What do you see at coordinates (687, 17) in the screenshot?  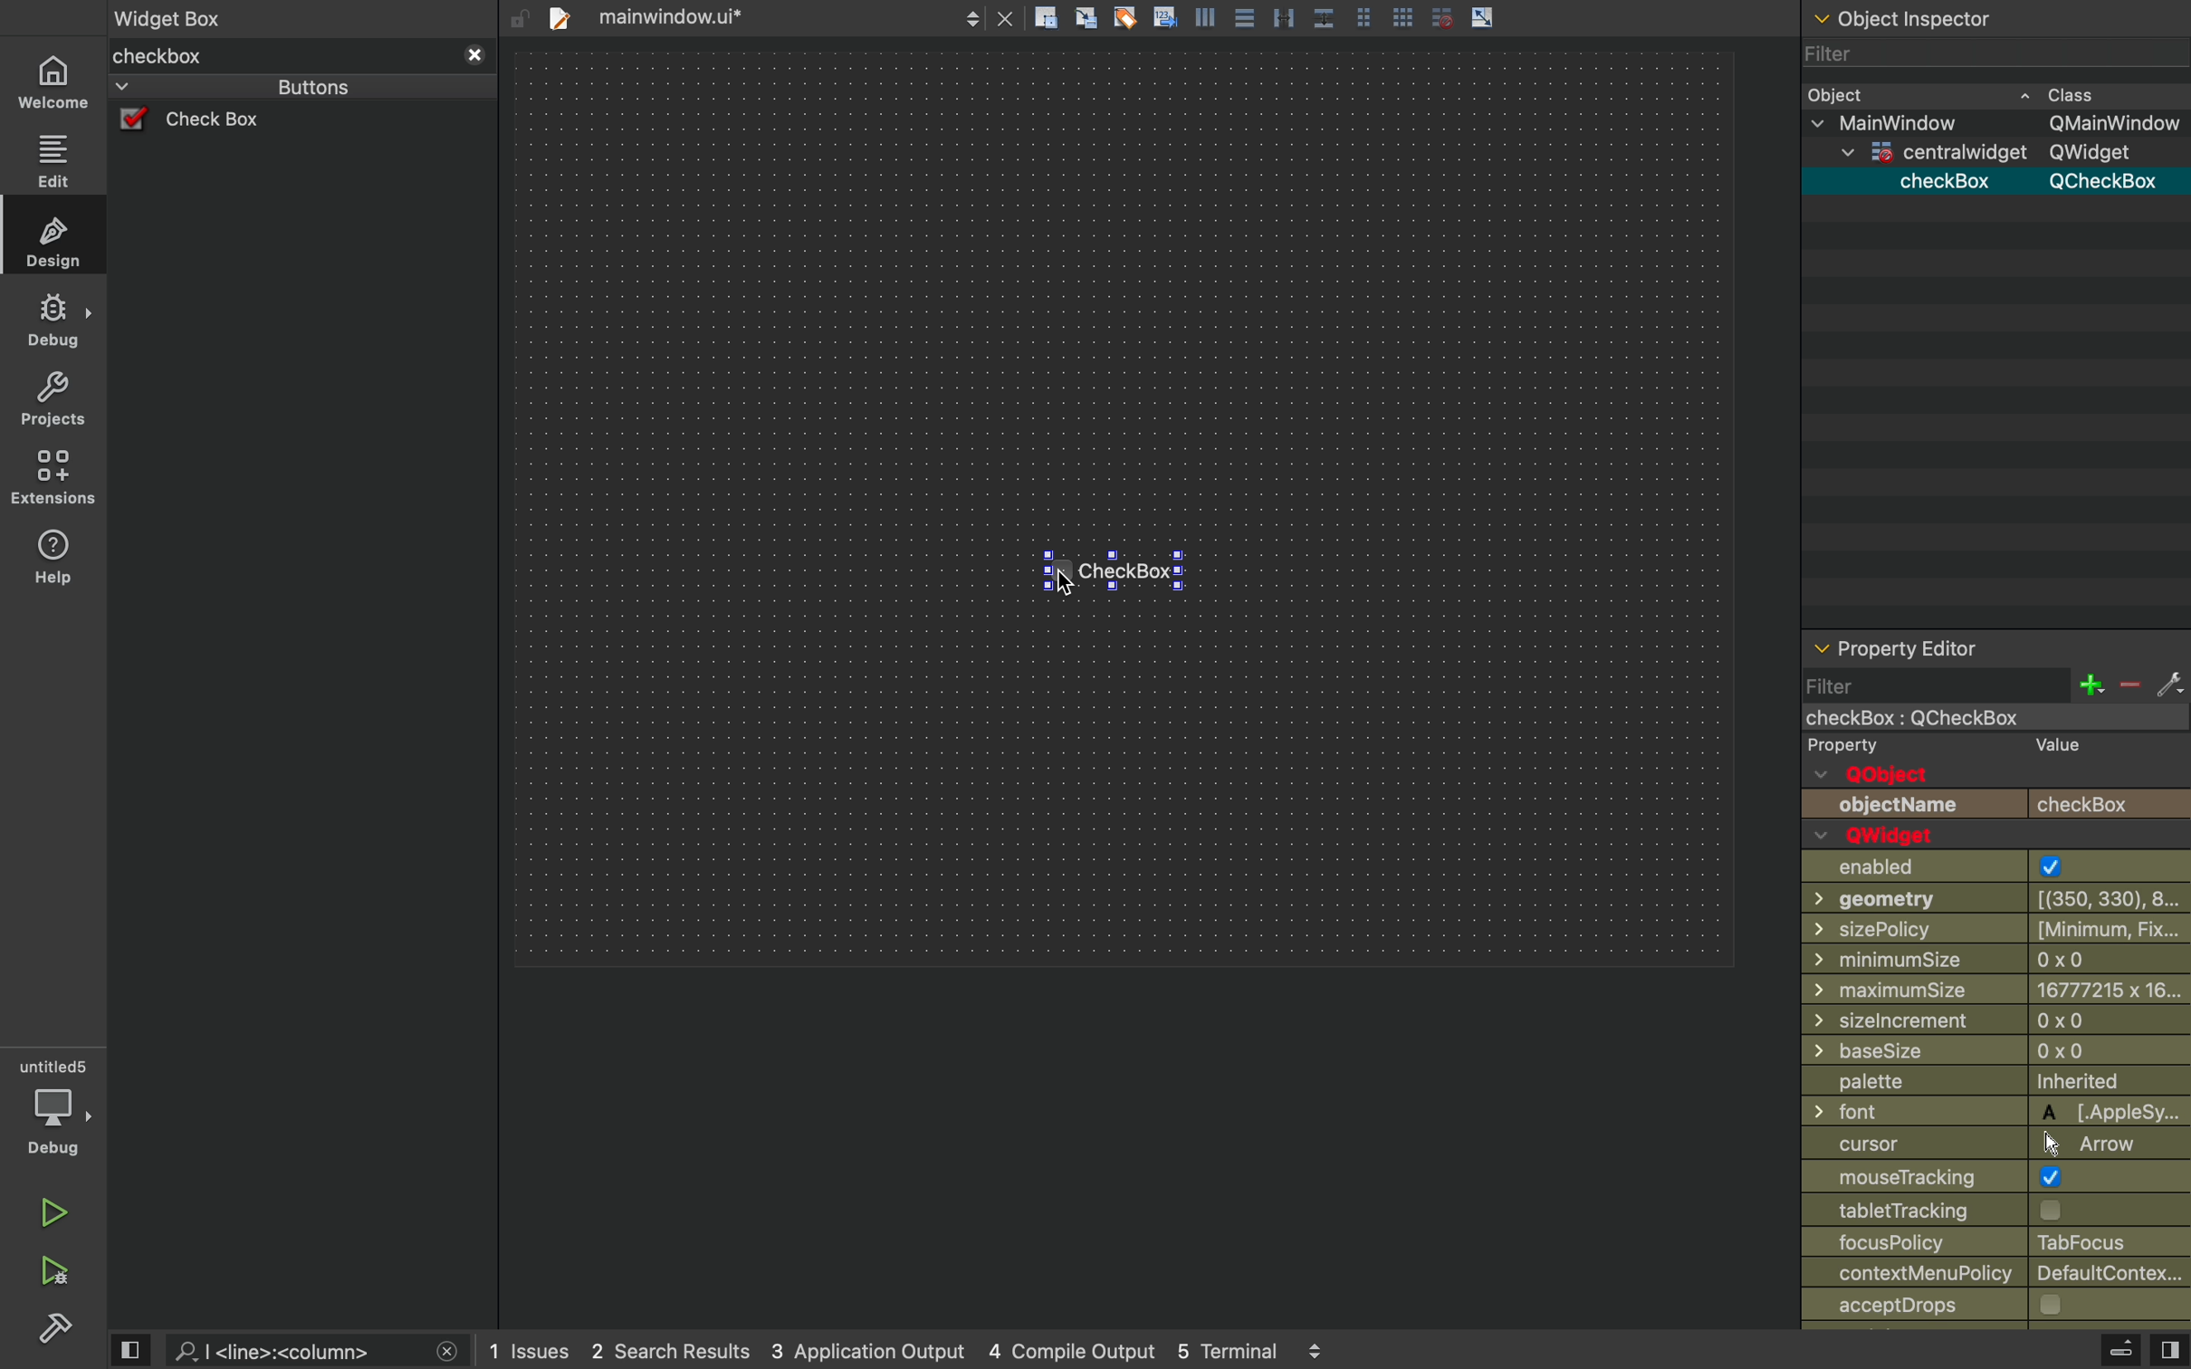 I see `file tab` at bounding box center [687, 17].